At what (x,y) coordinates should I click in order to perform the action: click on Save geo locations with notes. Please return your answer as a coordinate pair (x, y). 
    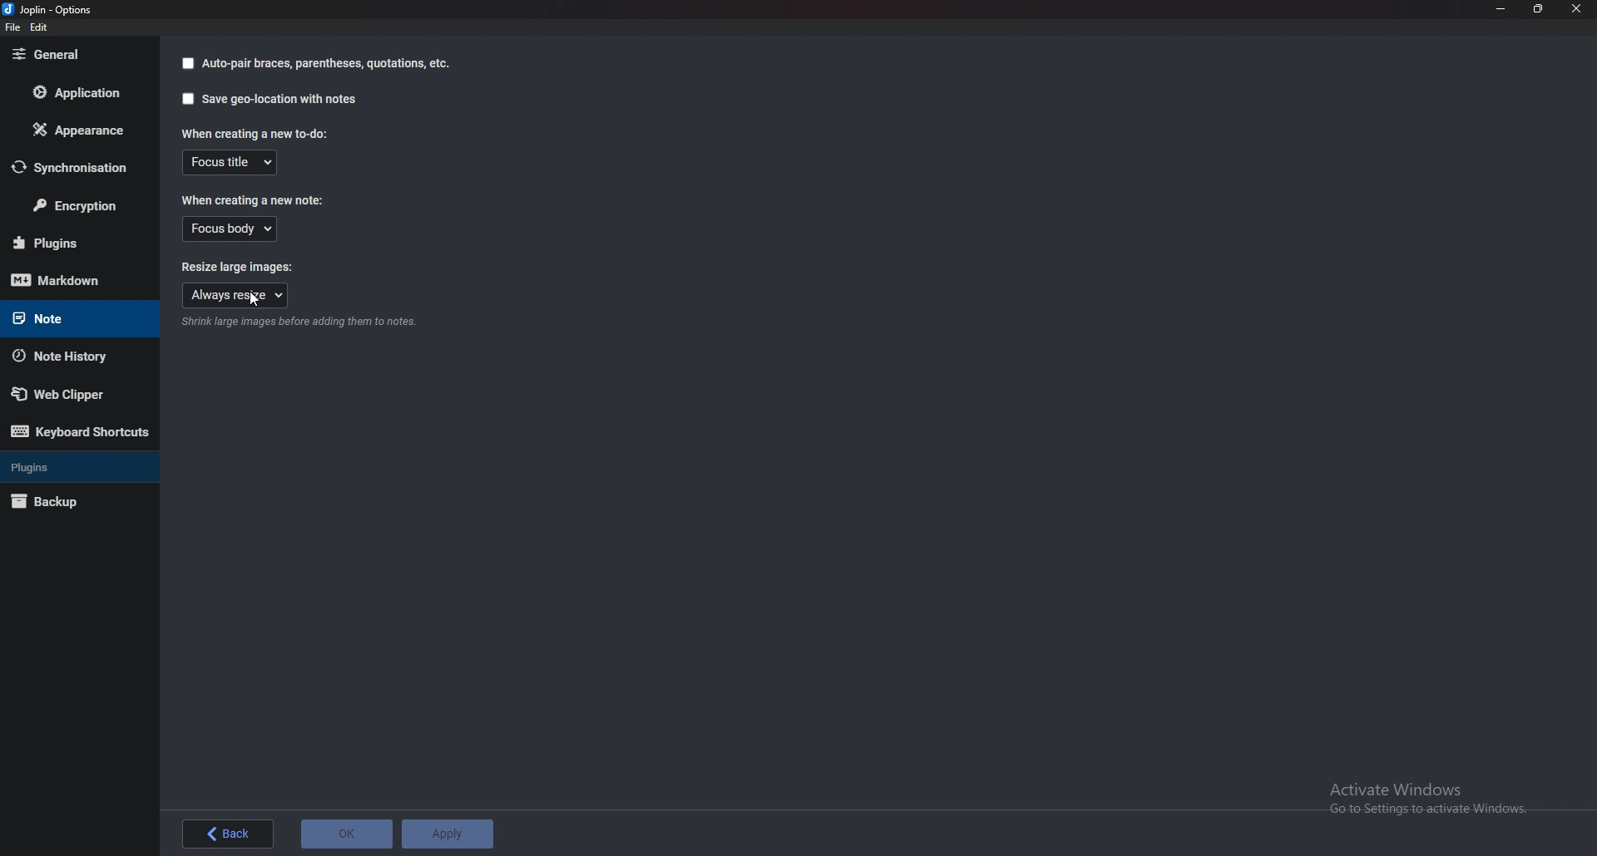
    Looking at the image, I should click on (281, 100).